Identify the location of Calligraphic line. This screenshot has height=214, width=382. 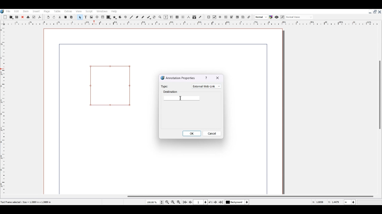
(149, 17).